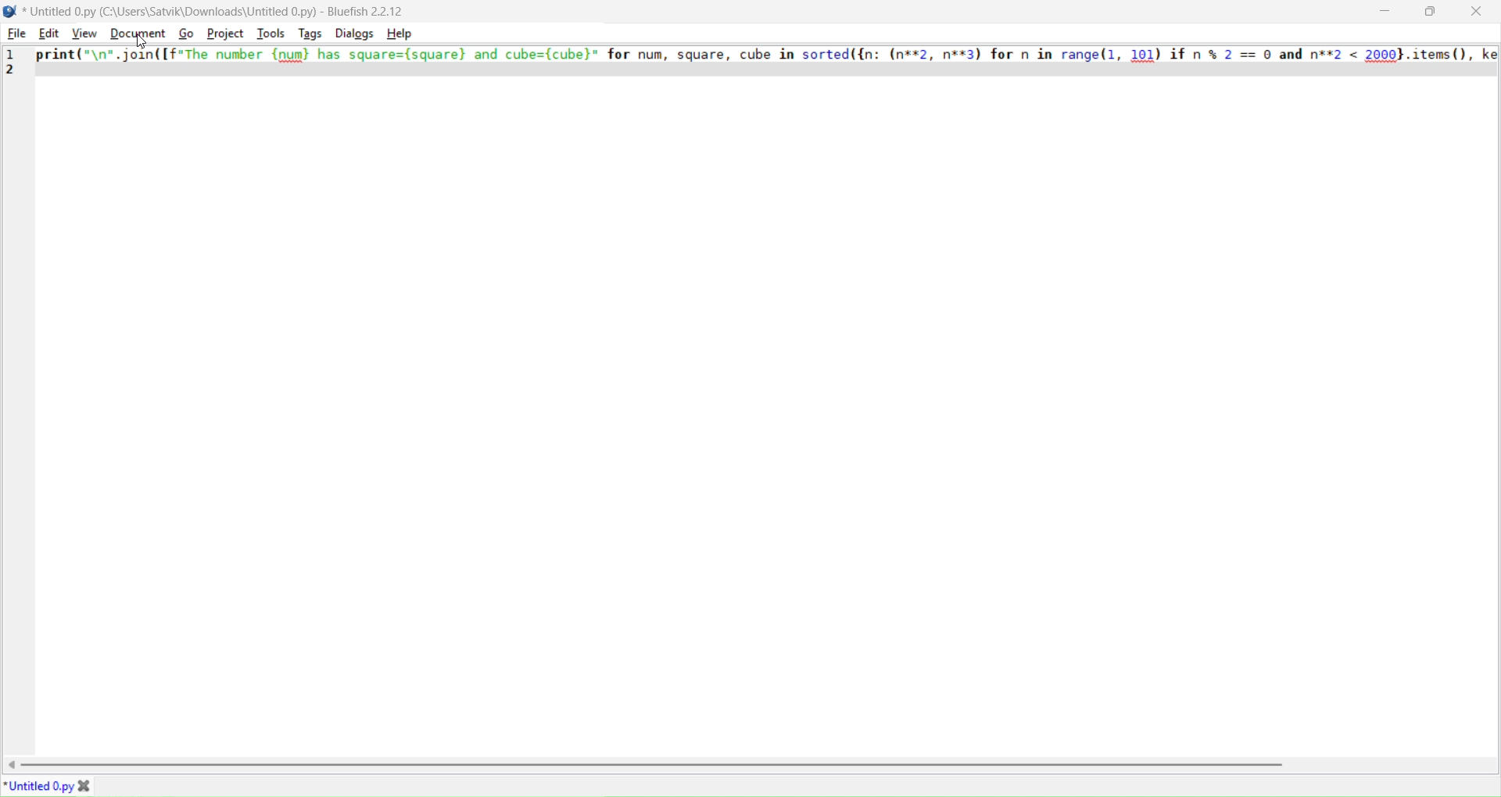 Image resolution: width=1501 pixels, height=797 pixels. Describe the element at coordinates (83, 33) in the screenshot. I see `view` at that location.